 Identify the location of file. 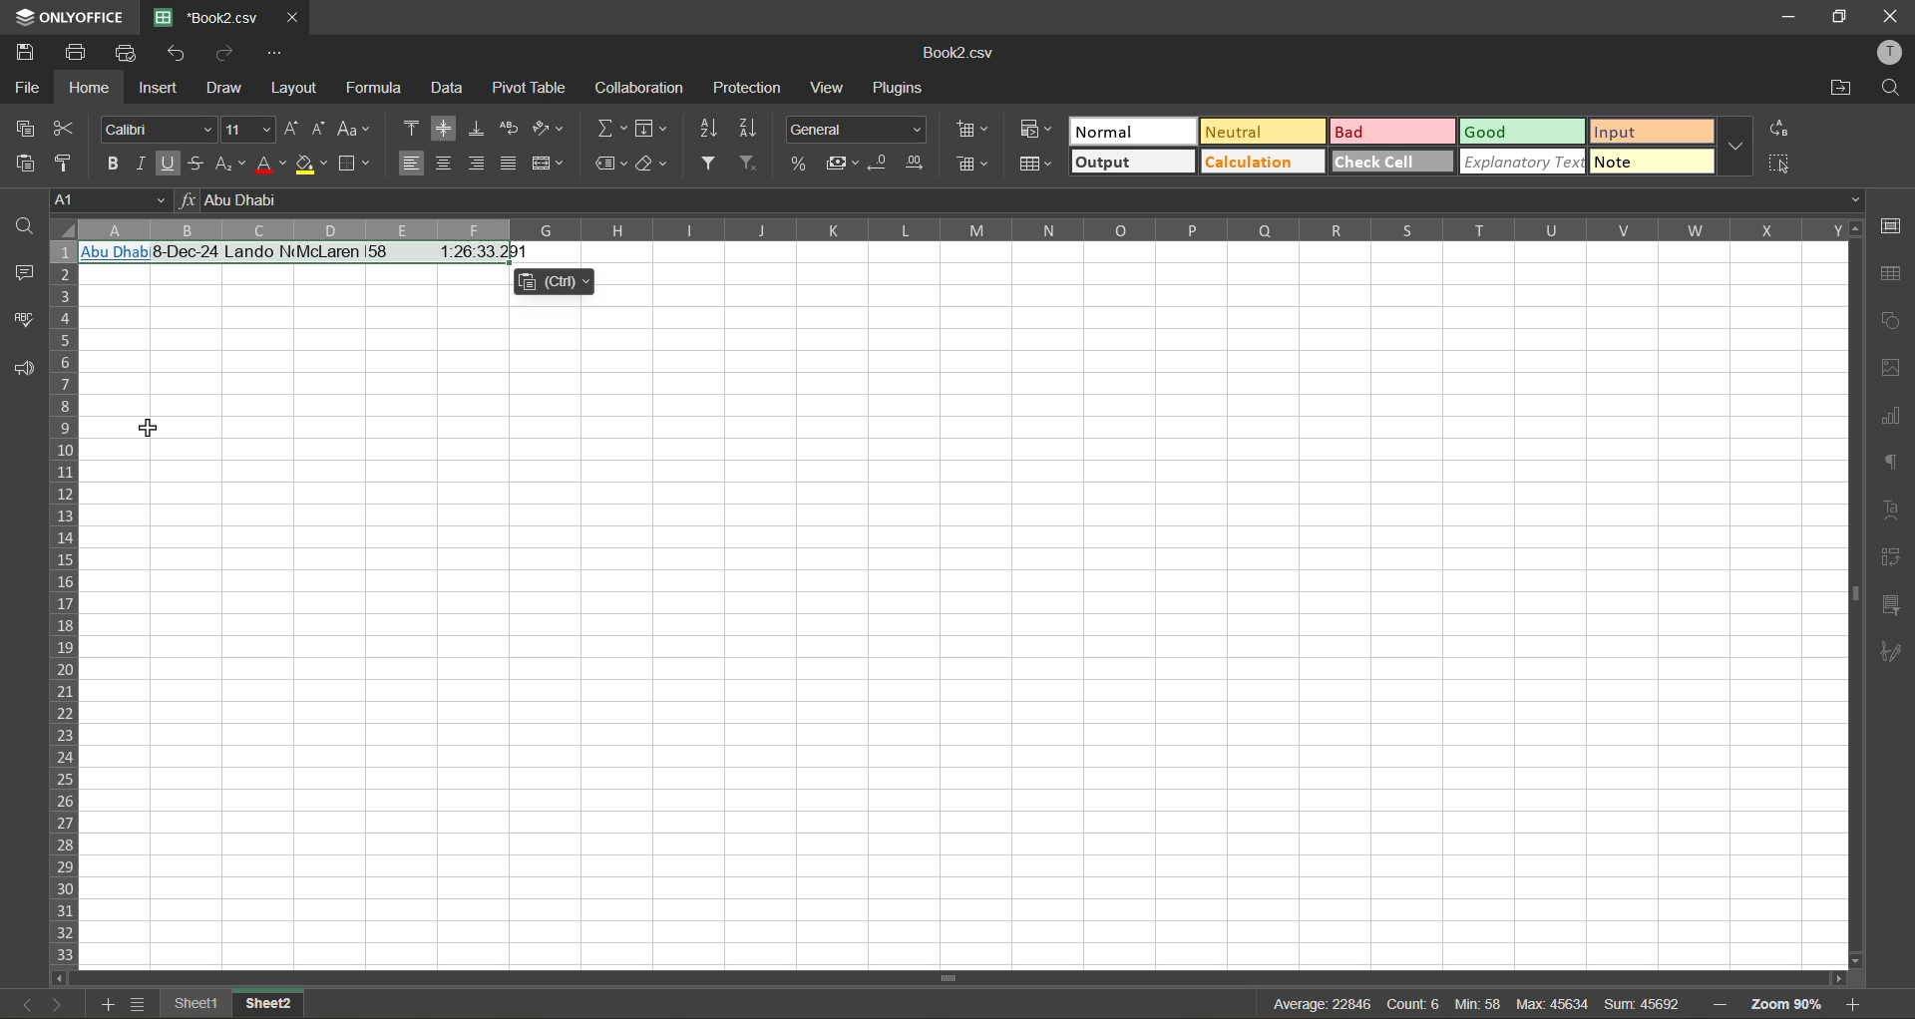
(24, 84).